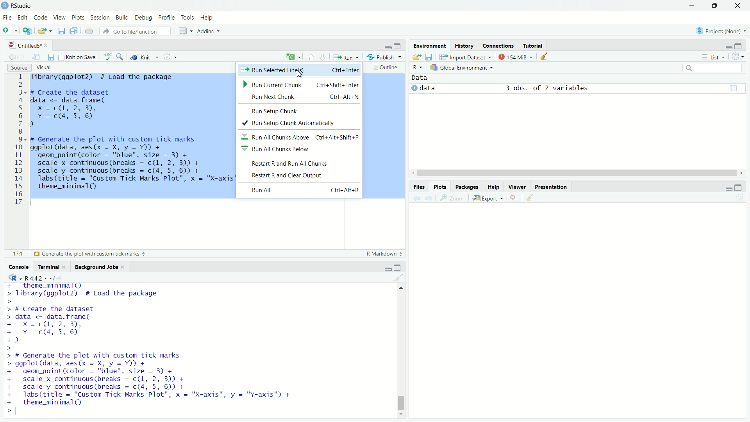 The height and width of the screenshot is (422, 750). What do you see at coordinates (302, 191) in the screenshot?
I see `Run All` at bounding box center [302, 191].